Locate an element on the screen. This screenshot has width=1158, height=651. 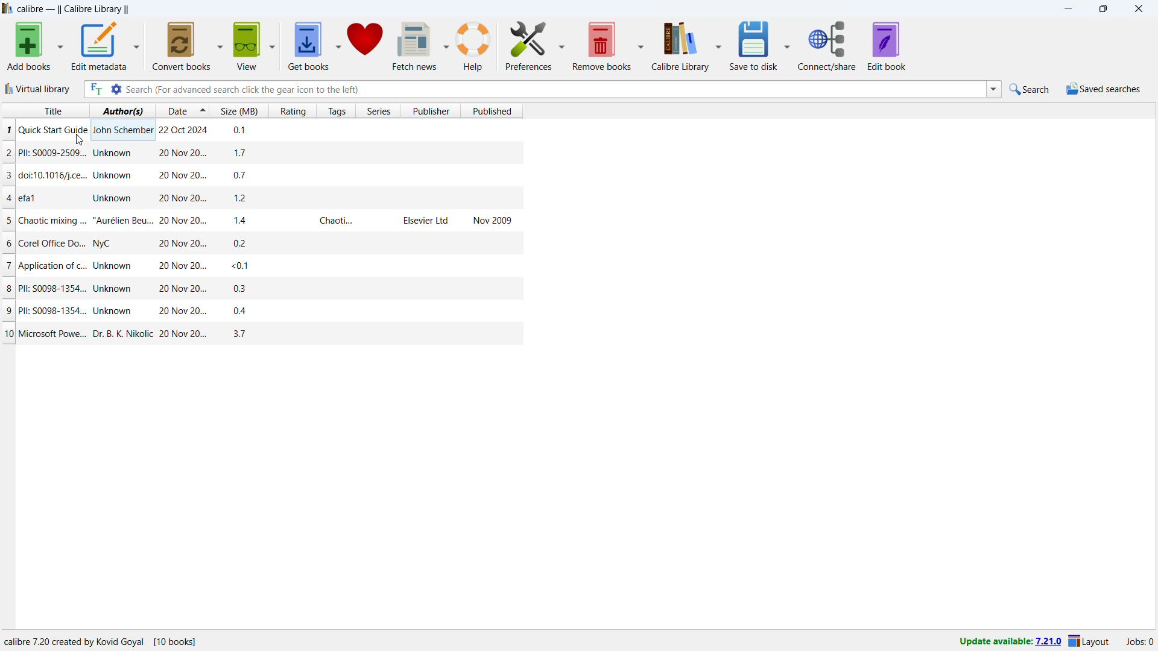
sort by authors is located at coordinates (122, 110).